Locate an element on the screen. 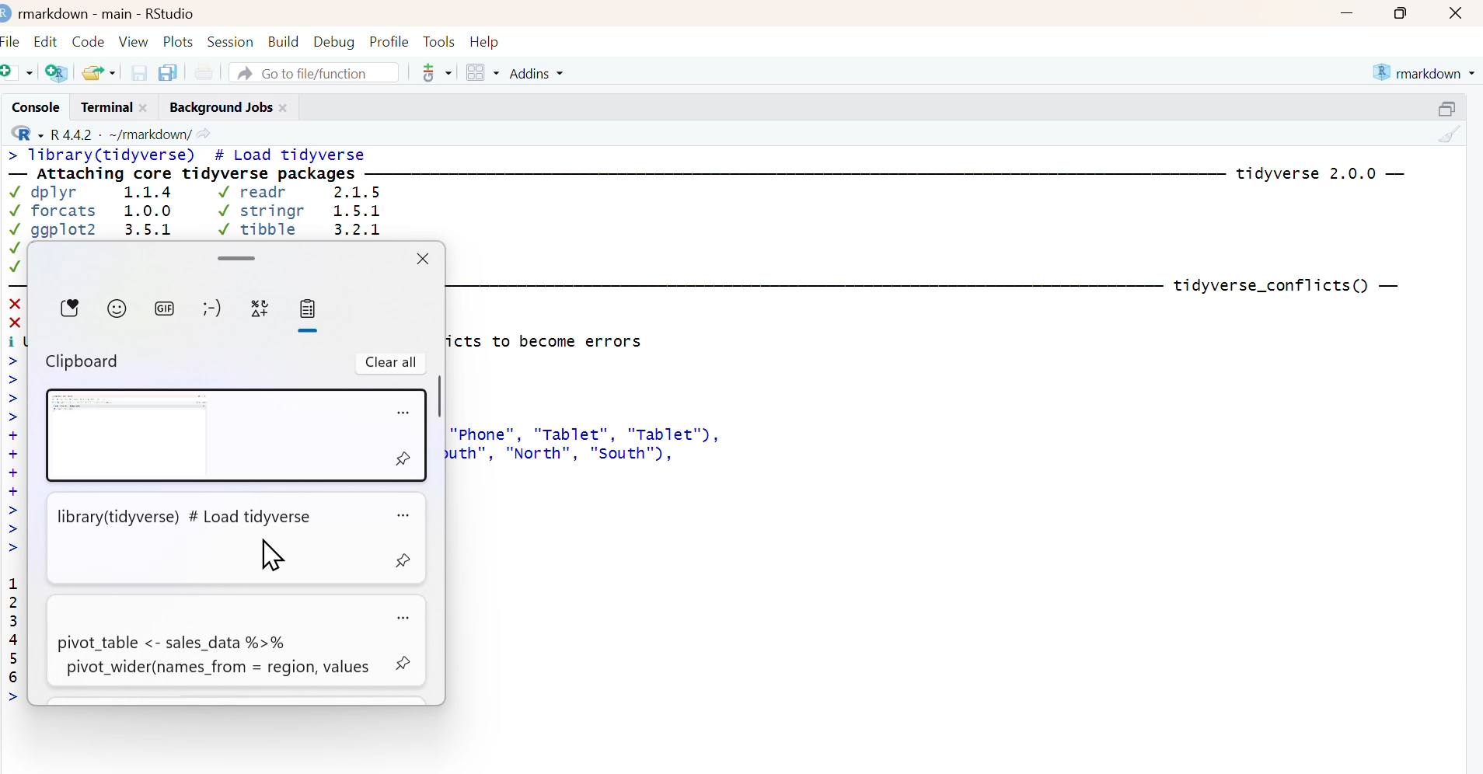 The height and width of the screenshot is (774, 1483). Session is located at coordinates (232, 40).